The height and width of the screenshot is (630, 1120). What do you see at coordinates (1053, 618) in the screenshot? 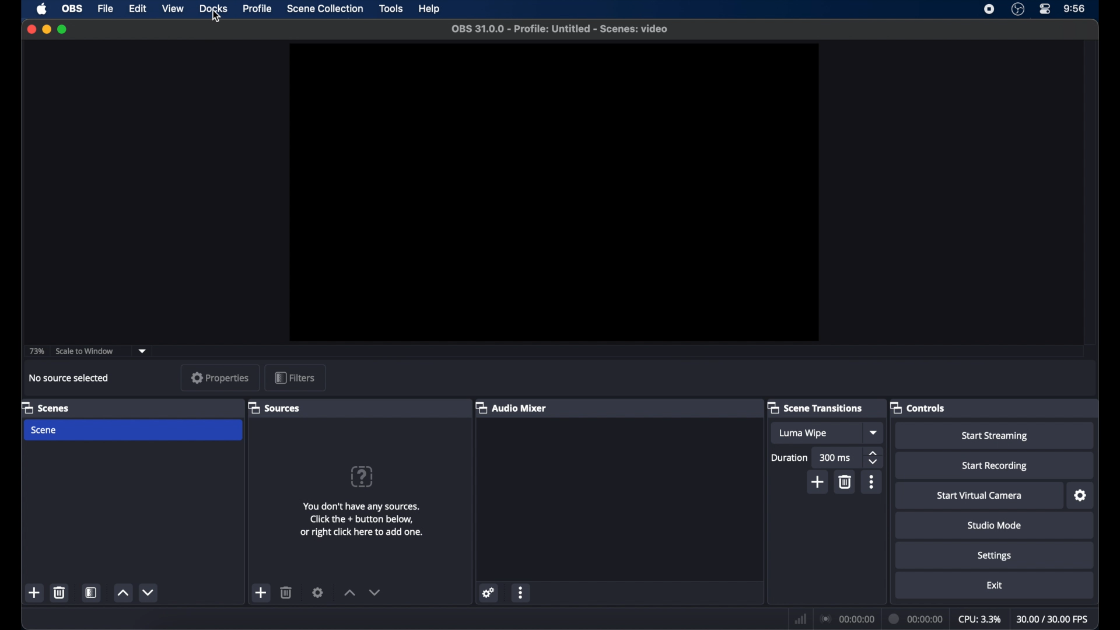
I see `fps` at bounding box center [1053, 618].